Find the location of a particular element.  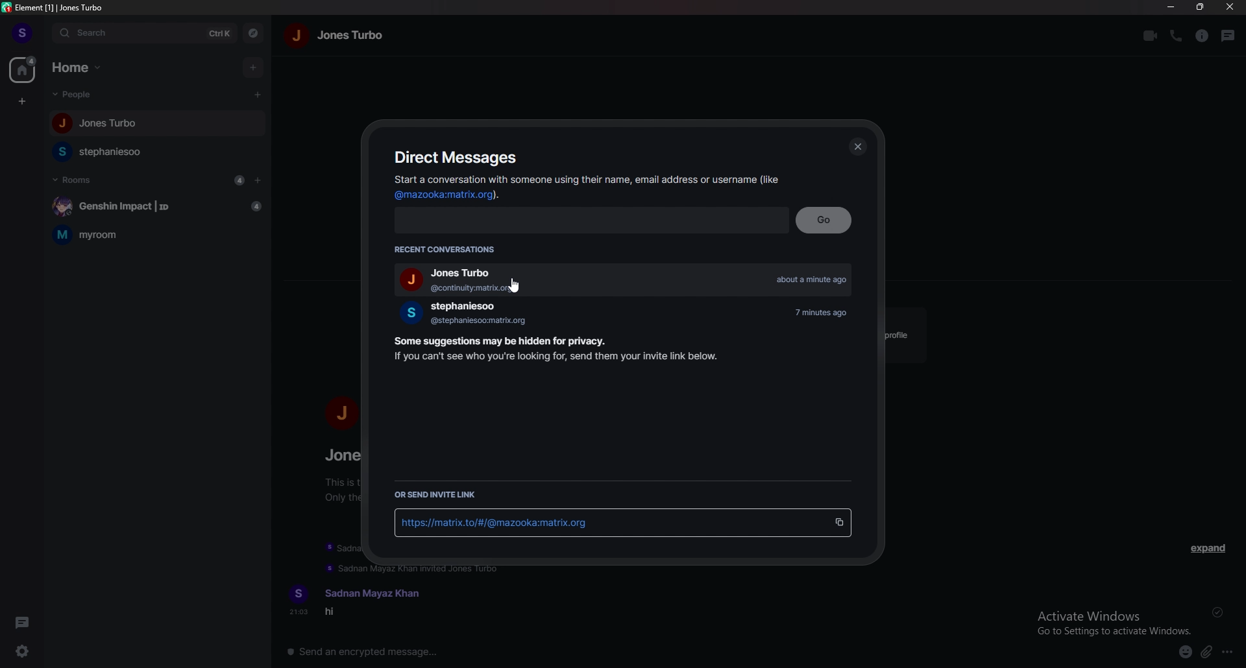

4 is located at coordinates (239, 180).